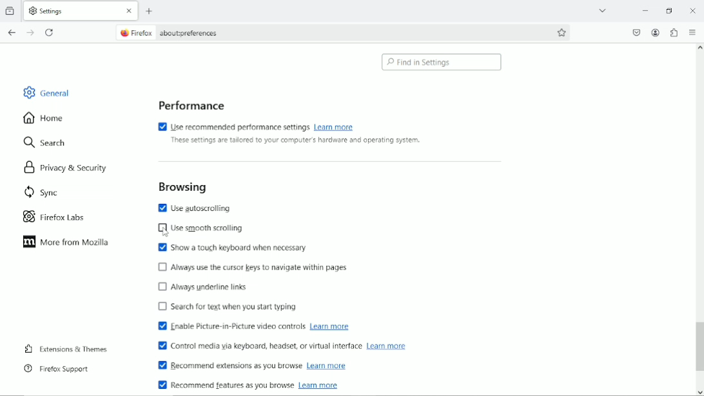 The image size is (704, 396). Describe the element at coordinates (182, 186) in the screenshot. I see `Browsing` at that location.